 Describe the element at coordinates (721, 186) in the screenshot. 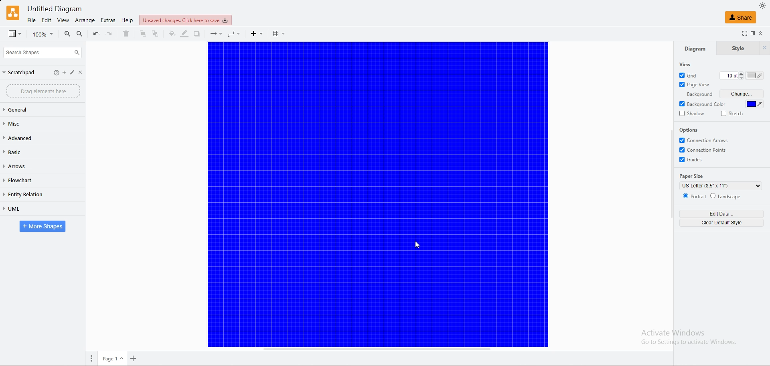

I see `paper size value` at that location.